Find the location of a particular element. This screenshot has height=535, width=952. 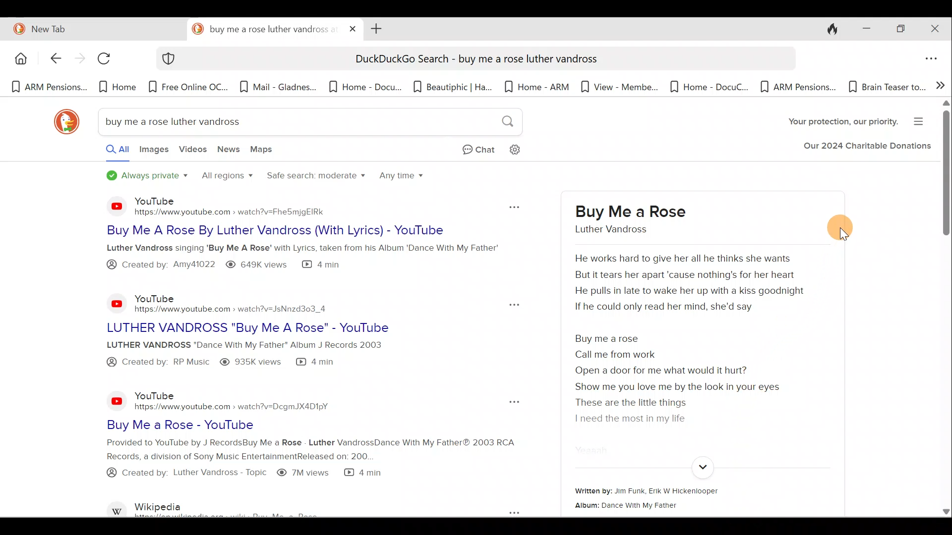

Show more bookmarks is located at coordinates (941, 84).